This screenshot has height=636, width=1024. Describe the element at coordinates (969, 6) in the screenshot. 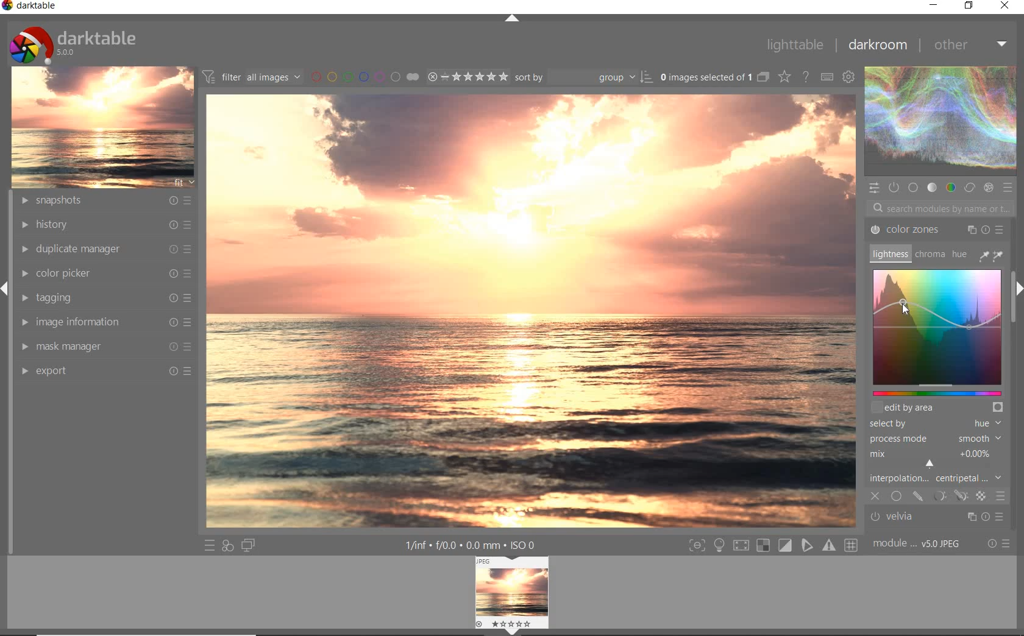

I see `restore` at that location.